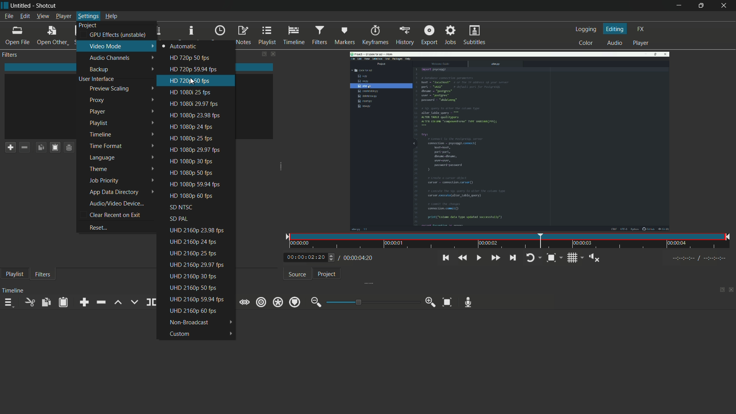 This screenshot has height=414, width=736. What do you see at coordinates (25, 16) in the screenshot?
I see `edit menu` at bounding box center [25, 16].